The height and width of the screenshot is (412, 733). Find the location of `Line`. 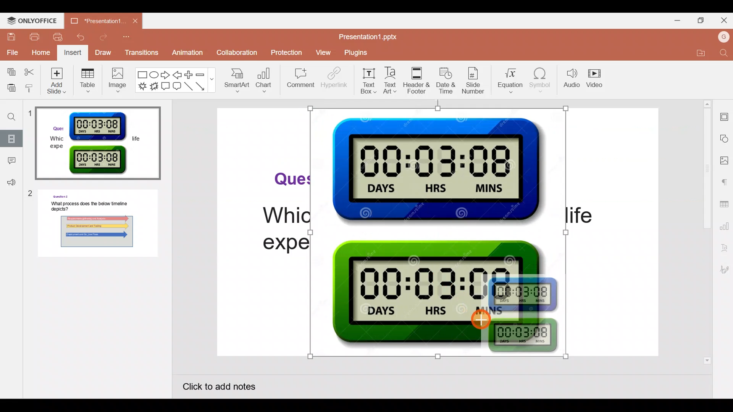

Line is located at coordinates (188, 87).